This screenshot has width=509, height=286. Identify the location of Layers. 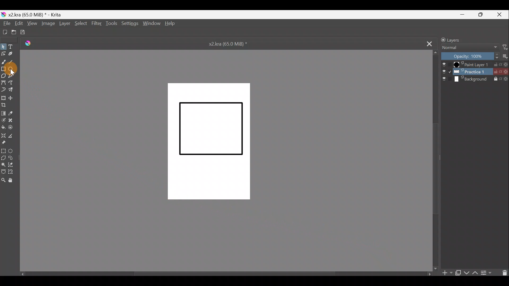
(456, 39).